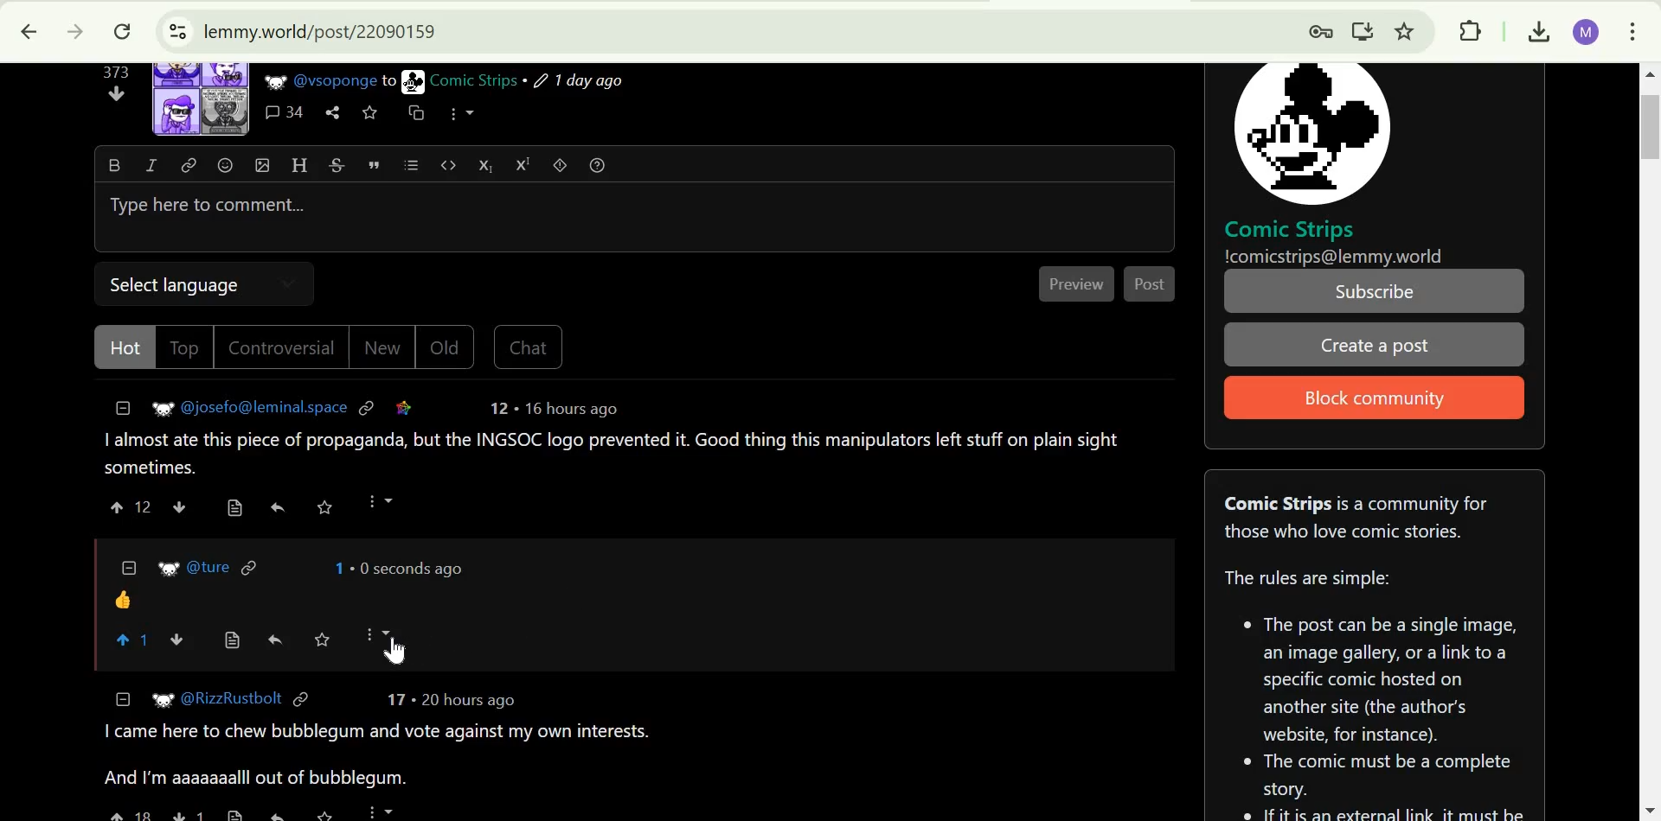  What do you see at coordinates (599, 164) in the screenshot?
I see `formatting help` at bounding box center [599, 164].